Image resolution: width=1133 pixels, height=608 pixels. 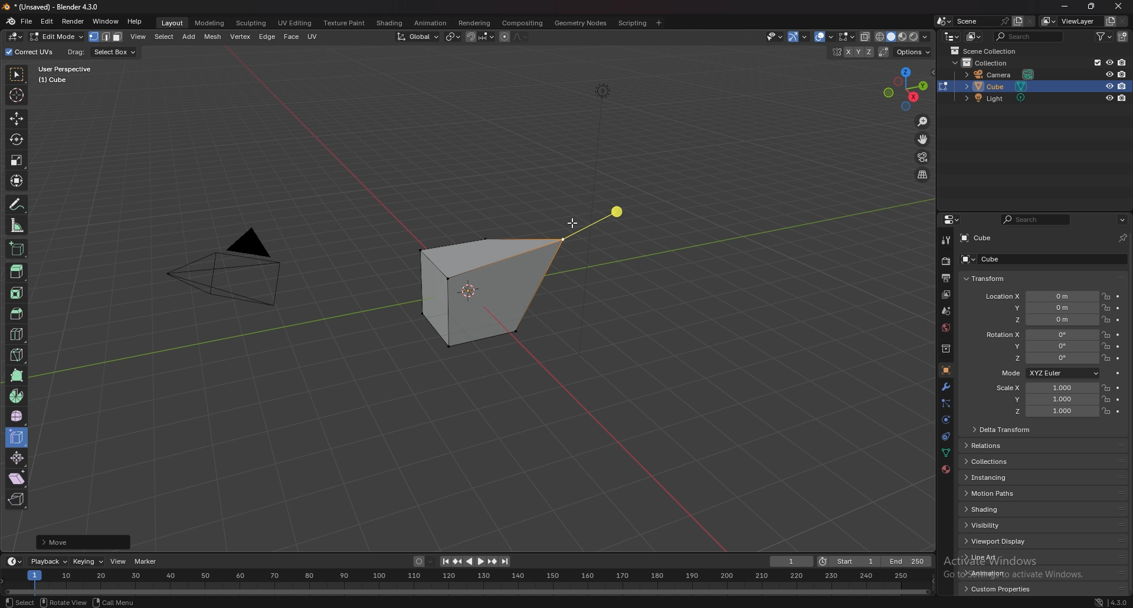 What do you see at coordinates (390, 22) in the screenshot?
I see `shading` at bounding box center [390, 22].